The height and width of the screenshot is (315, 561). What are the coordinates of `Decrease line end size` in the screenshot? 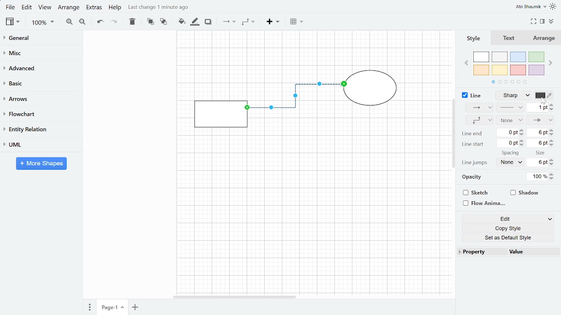 It's located at (553, 135).